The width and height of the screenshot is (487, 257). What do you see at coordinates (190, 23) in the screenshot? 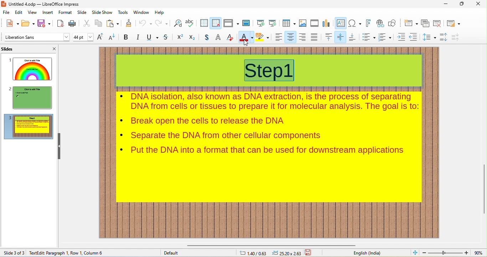
I see `spelling` at bounding box center [190, 23].